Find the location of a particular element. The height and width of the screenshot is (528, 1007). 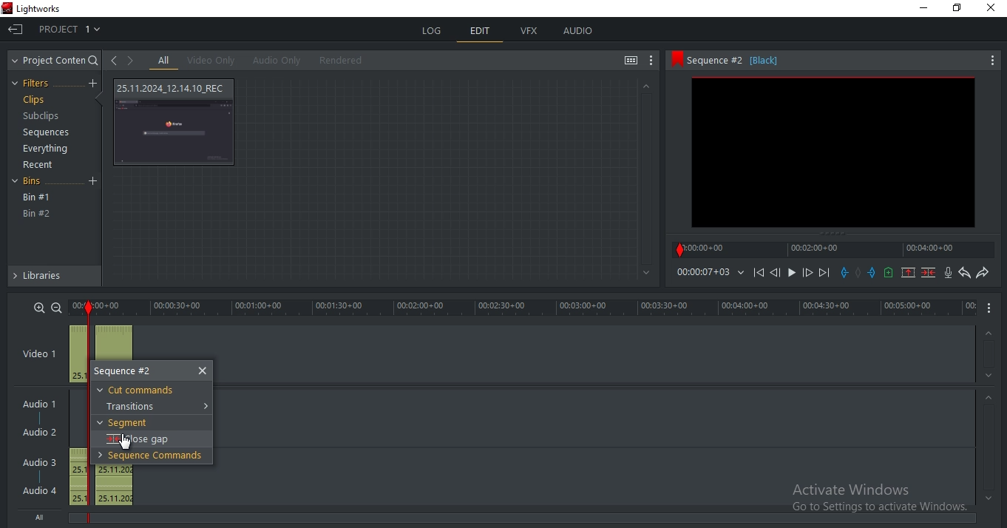

filters is located at coordinates (35, 84).